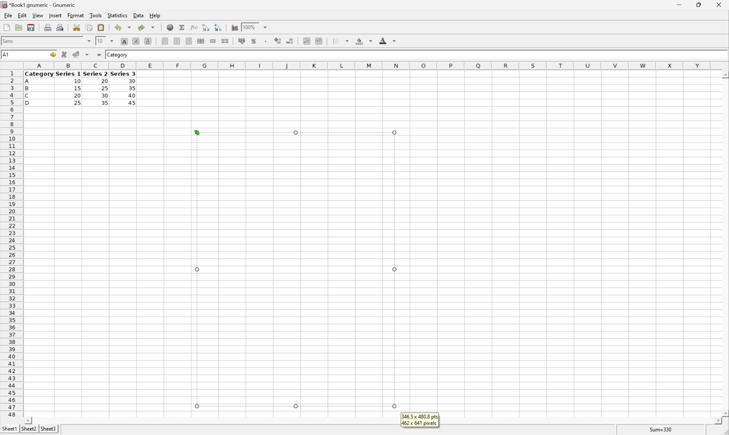  I want to click on 15, so click(77, 88).